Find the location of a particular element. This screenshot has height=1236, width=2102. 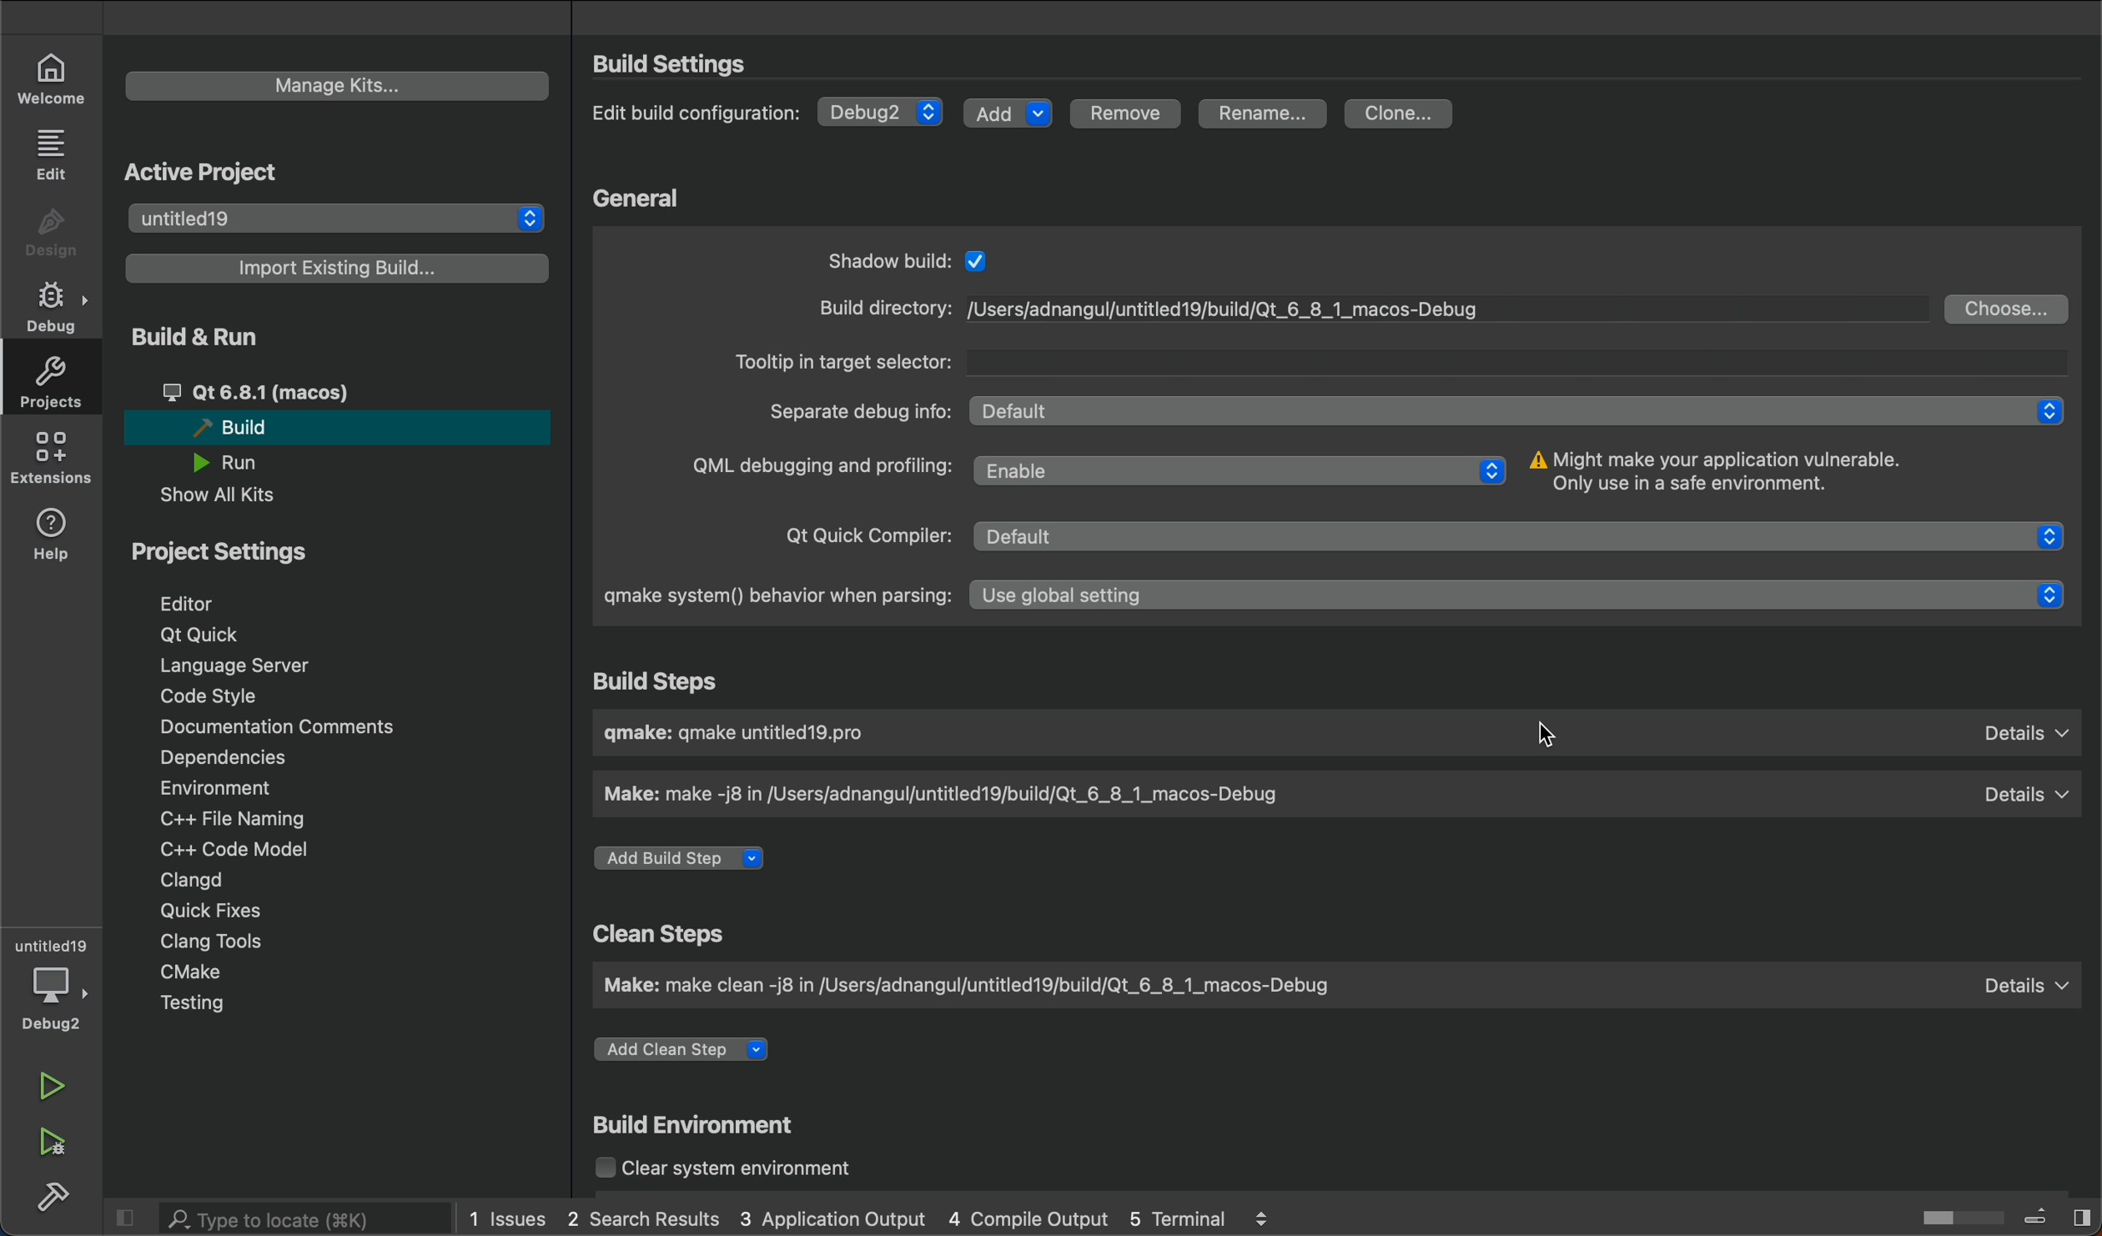

active project is located at coordinates (208, 168).